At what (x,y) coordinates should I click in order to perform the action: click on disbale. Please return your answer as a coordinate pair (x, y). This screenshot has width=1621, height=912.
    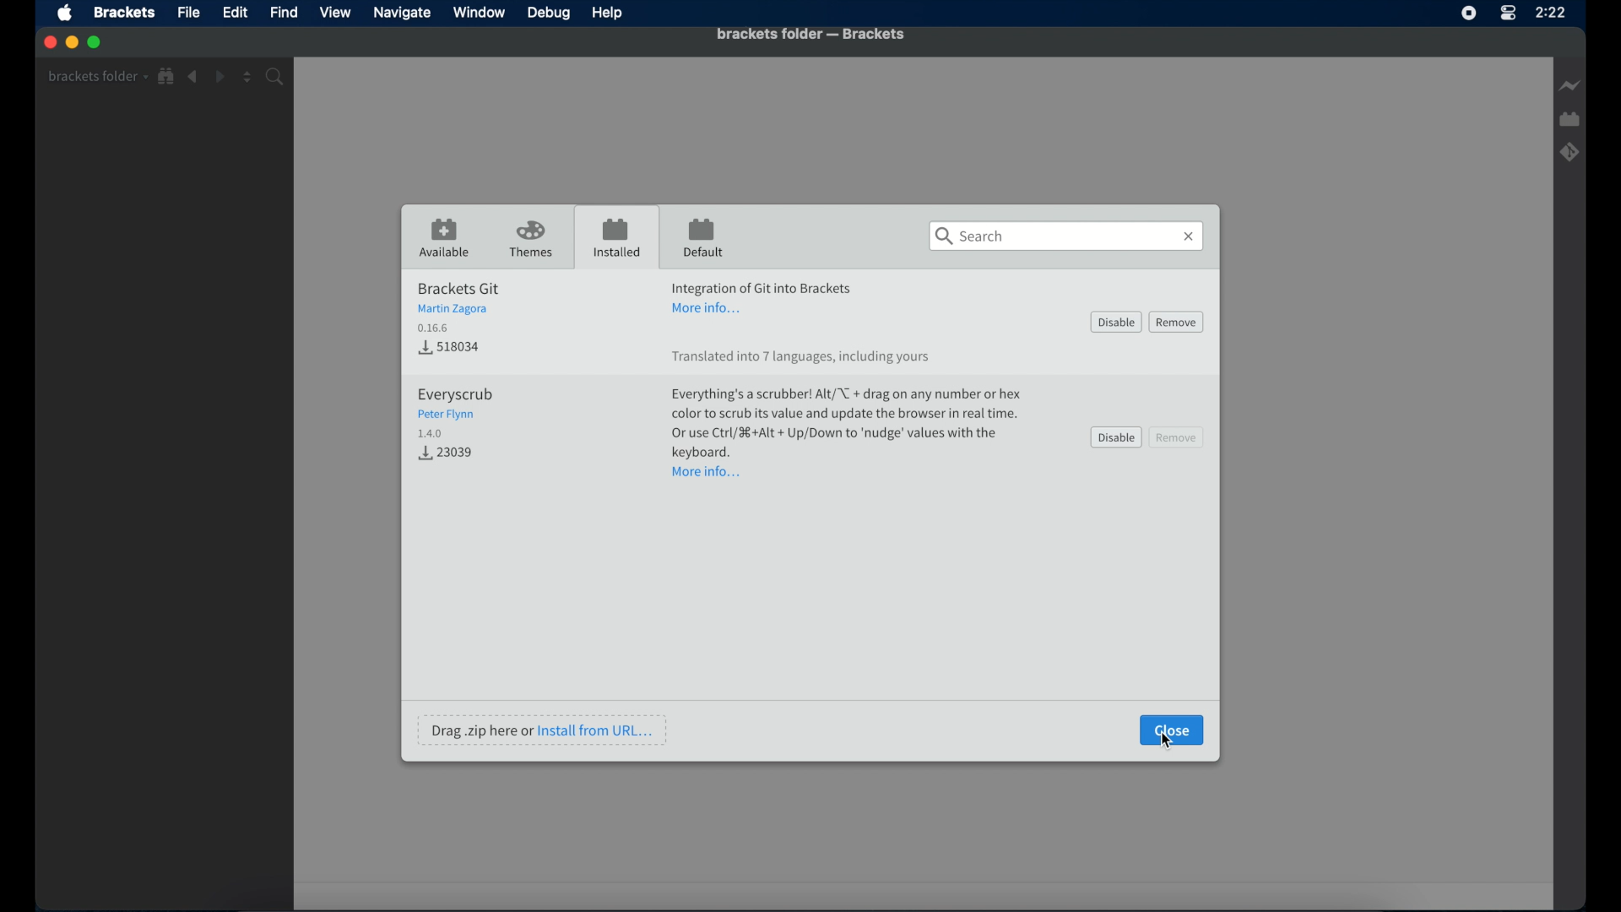
    Looking at the image, I should click on (1116, 437).